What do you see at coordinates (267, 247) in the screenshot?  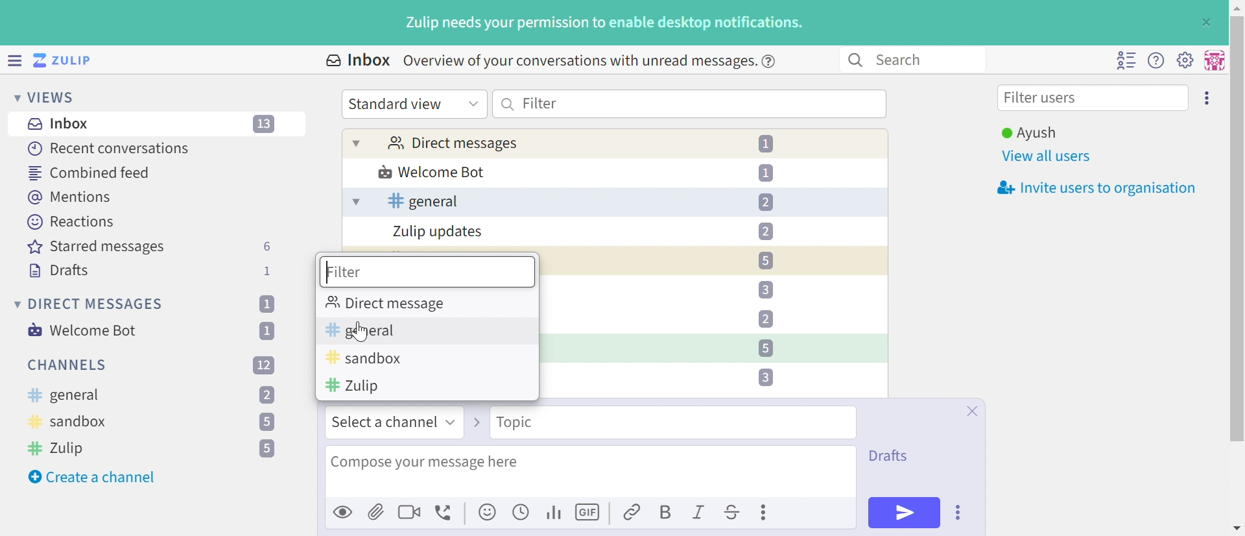 I see `6` at bounding box center [267, 247].